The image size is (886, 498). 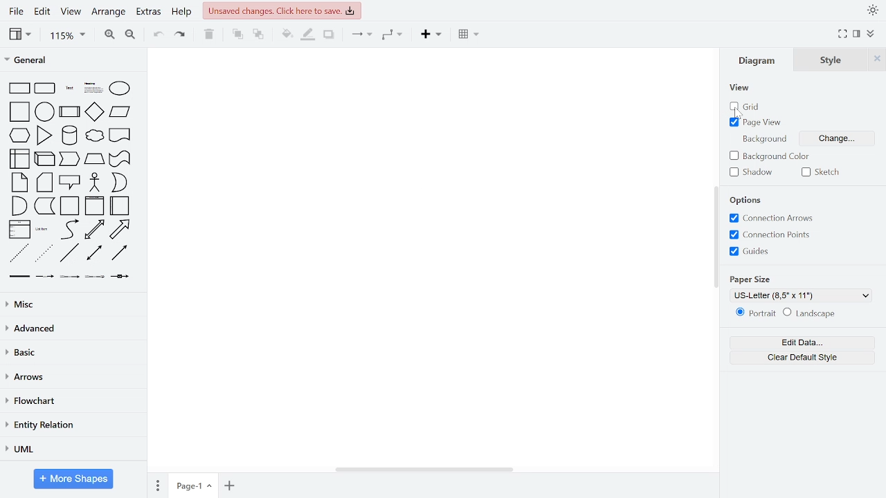 I want to click on arrows, so click(x=72, y=377).